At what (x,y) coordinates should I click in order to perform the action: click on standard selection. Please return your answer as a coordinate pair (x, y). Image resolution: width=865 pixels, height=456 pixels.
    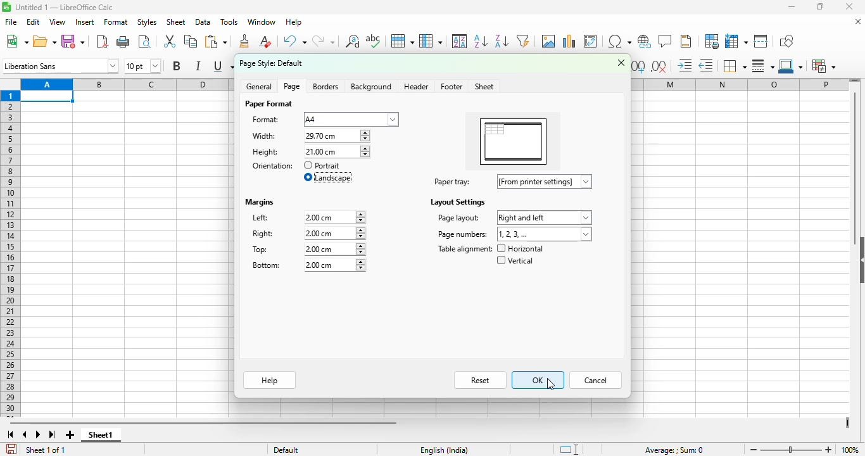
    Looking at the image, I should click on (568, 449).